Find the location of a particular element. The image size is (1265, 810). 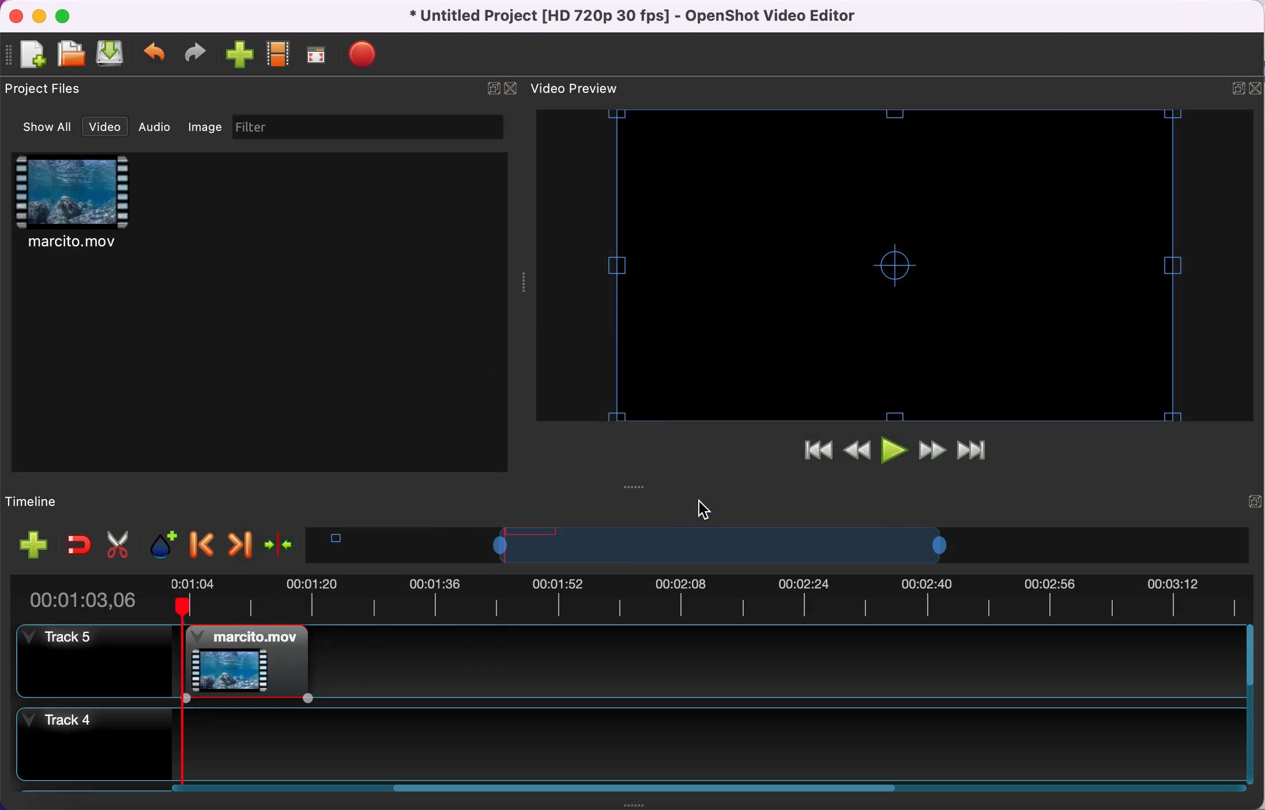

redo is located at coordinates (194, 53).